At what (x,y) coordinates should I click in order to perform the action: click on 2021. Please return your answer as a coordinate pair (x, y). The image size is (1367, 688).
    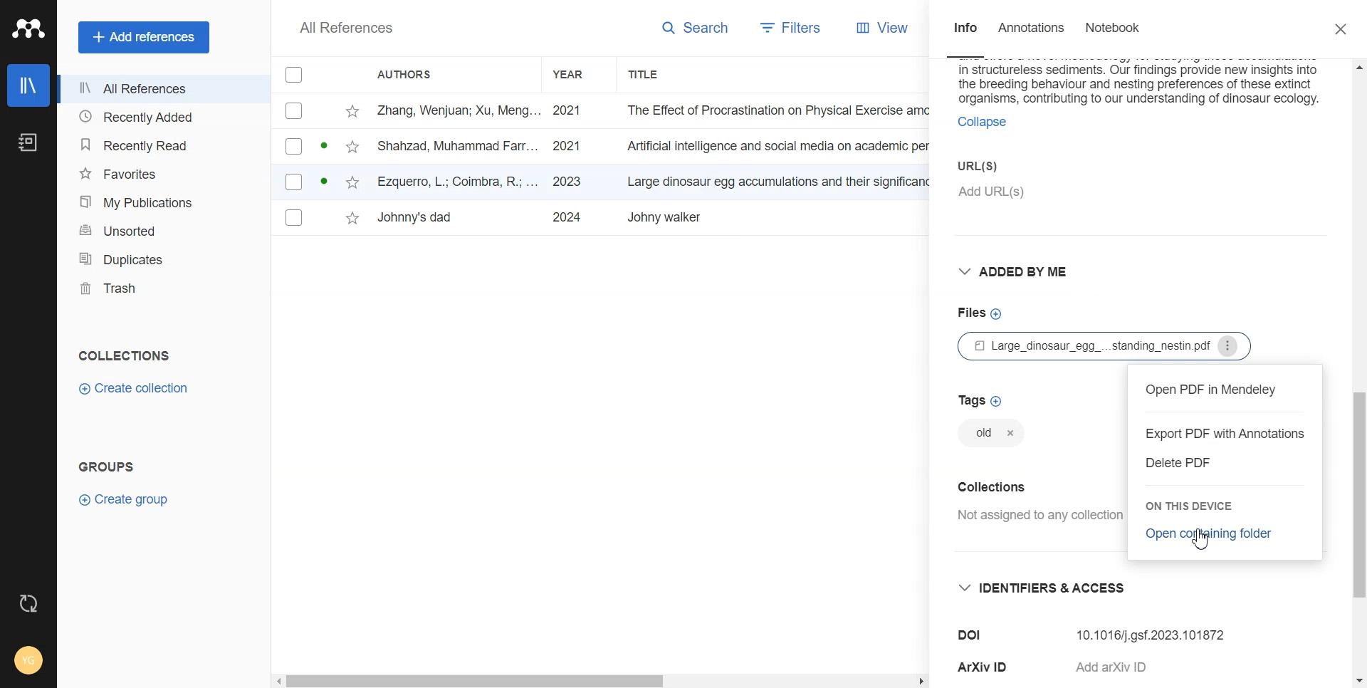
    Looking at the image, I should click on (566, 111).